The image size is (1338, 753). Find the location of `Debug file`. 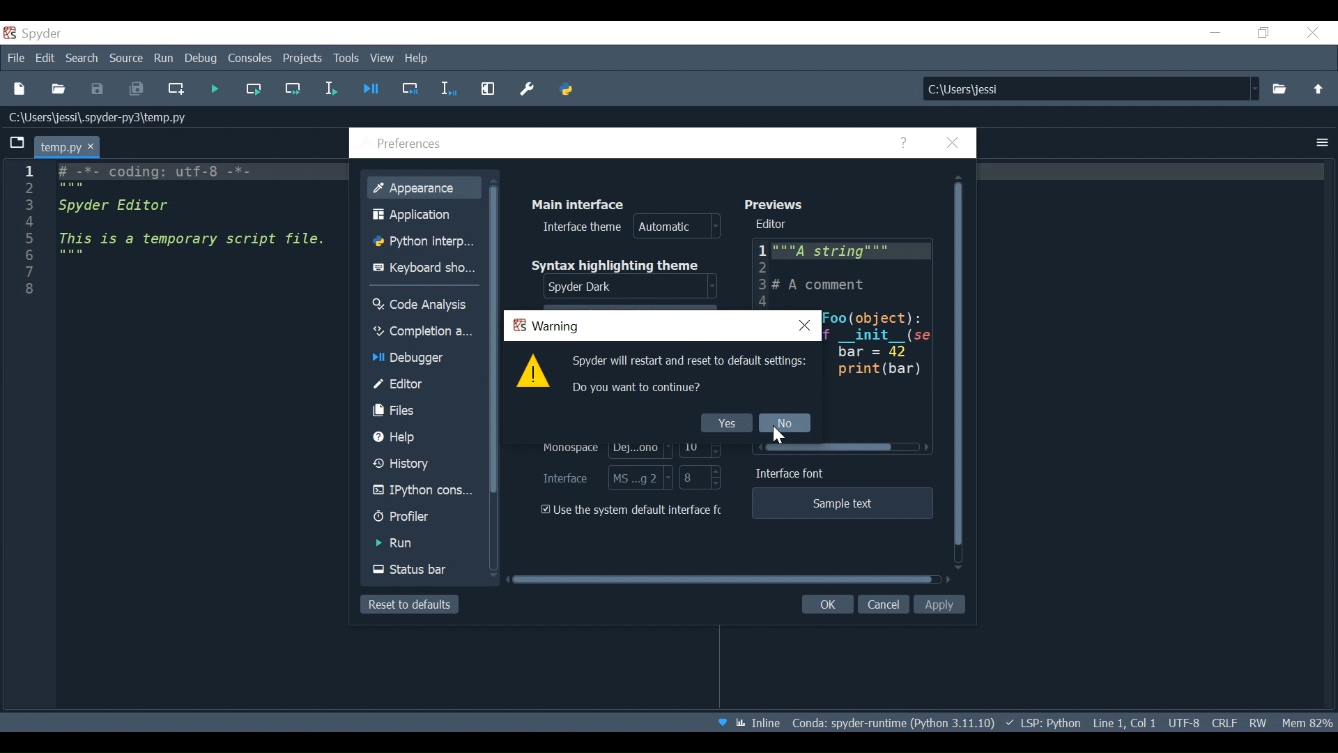

Debug file is located at coordinates (371, 90).